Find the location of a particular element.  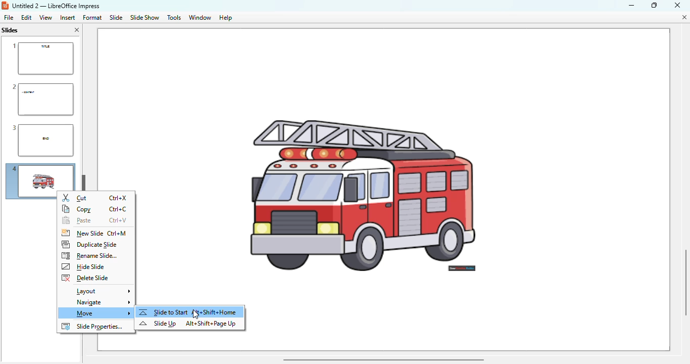

horizontal scroll bar is located at coordinates (383, 359).